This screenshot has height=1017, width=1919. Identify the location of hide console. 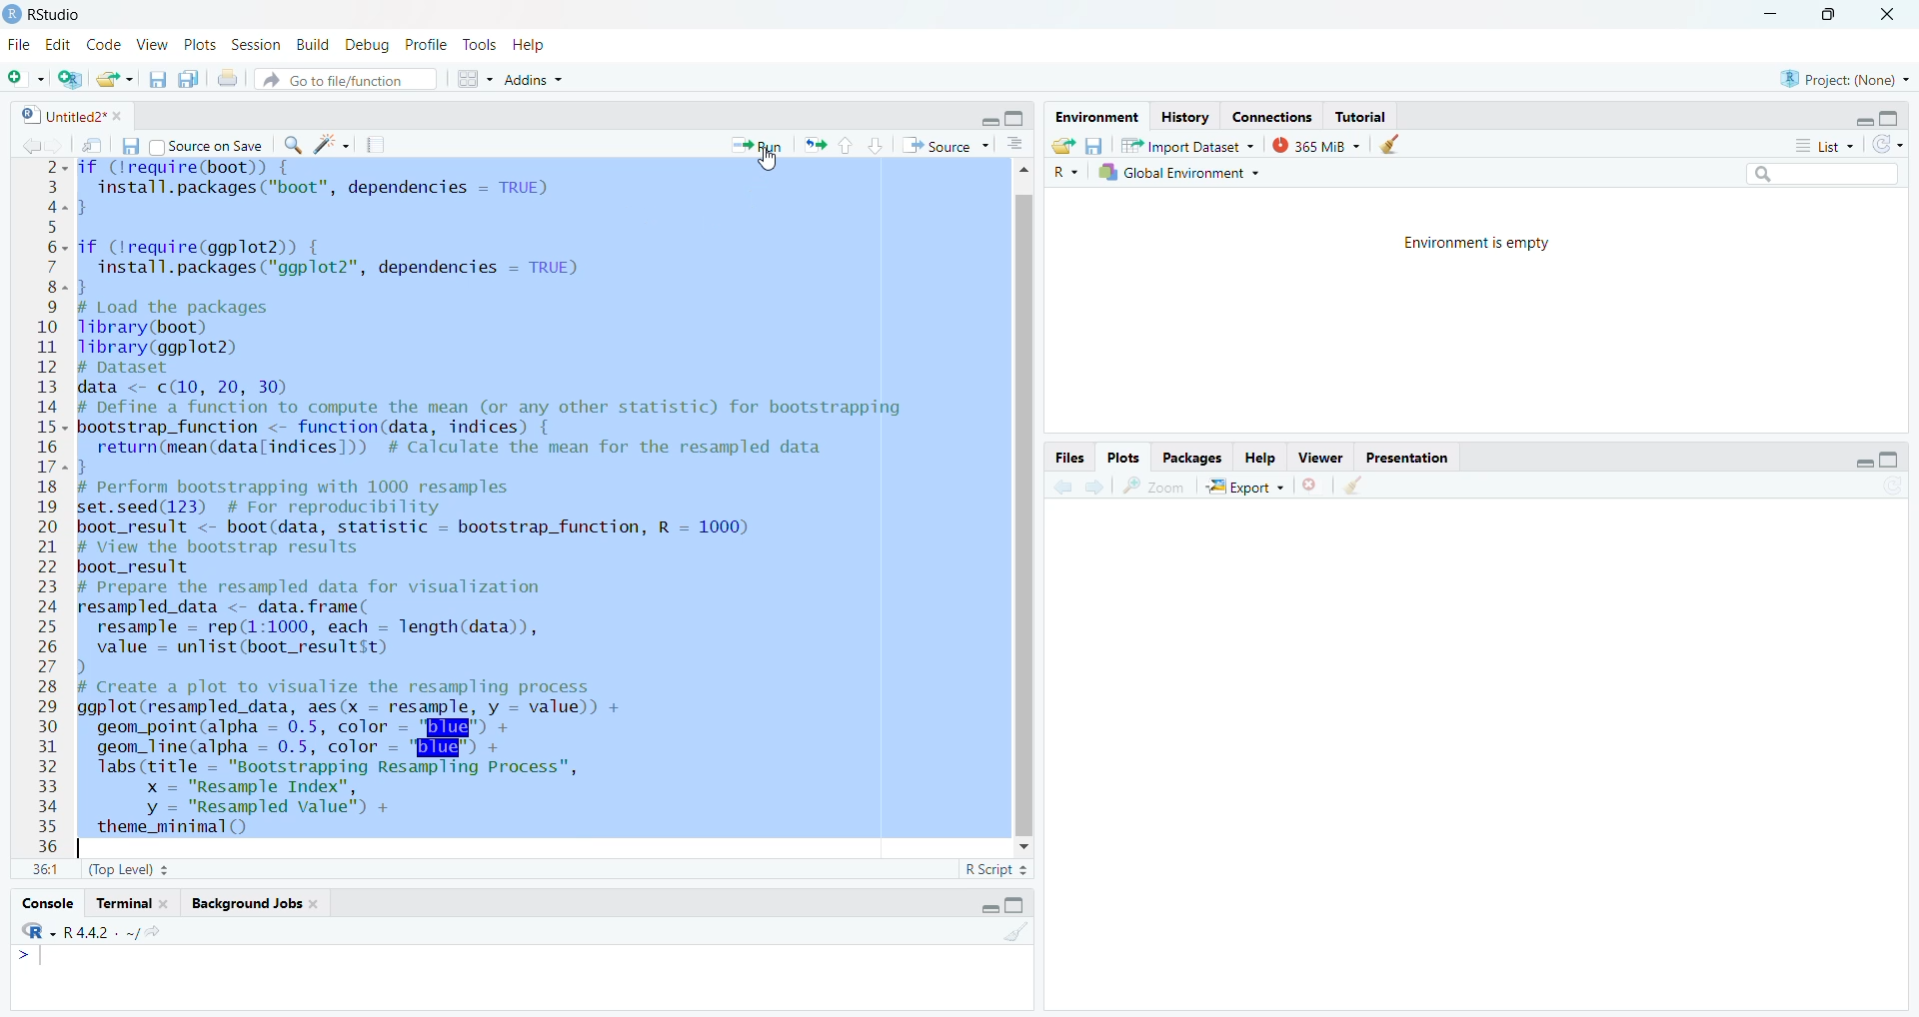
(1021, 906).